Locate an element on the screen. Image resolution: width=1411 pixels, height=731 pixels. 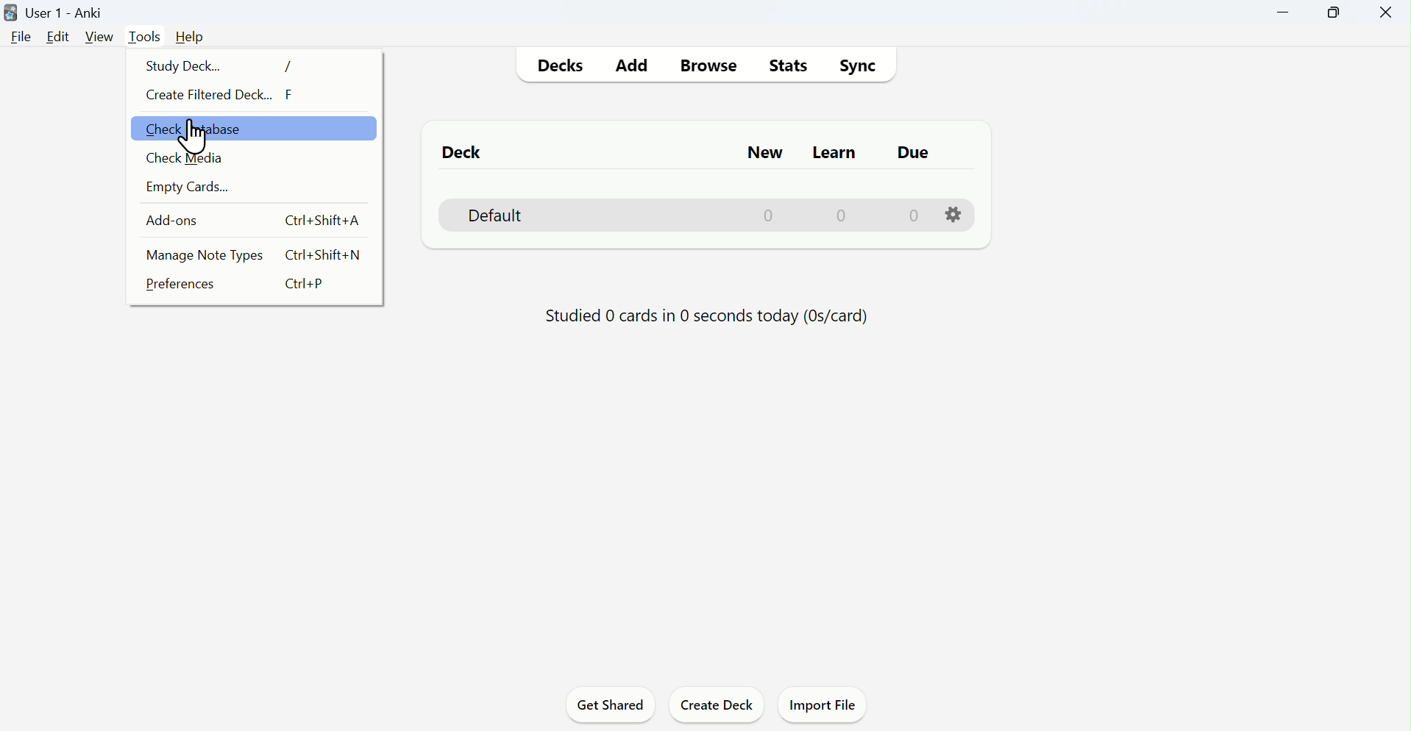
New is located at coordinates (772, 154).